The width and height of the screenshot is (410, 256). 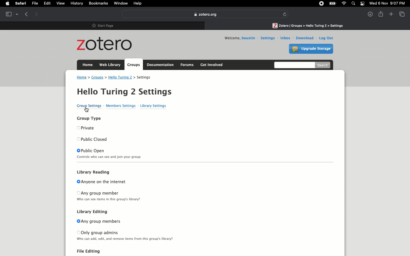 I want to click on Log out, so click(x=325, y=38).